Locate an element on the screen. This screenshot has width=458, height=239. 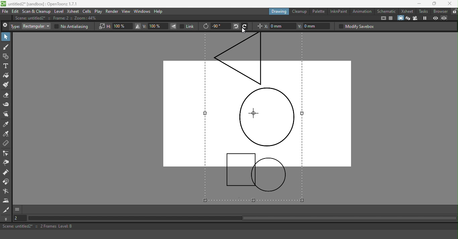
Paintbrush tool is located at coordinates (7, 85).